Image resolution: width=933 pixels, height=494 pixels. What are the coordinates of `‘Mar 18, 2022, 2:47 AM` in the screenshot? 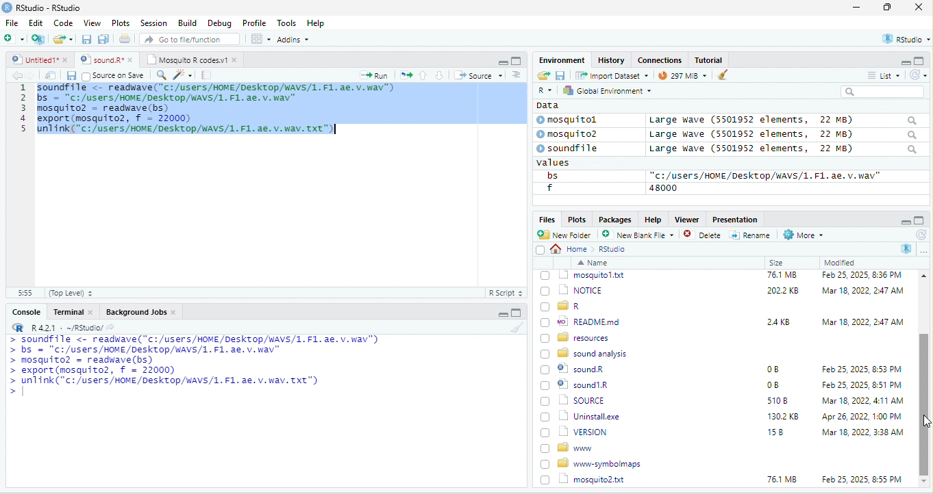 It's located at (862, 372).